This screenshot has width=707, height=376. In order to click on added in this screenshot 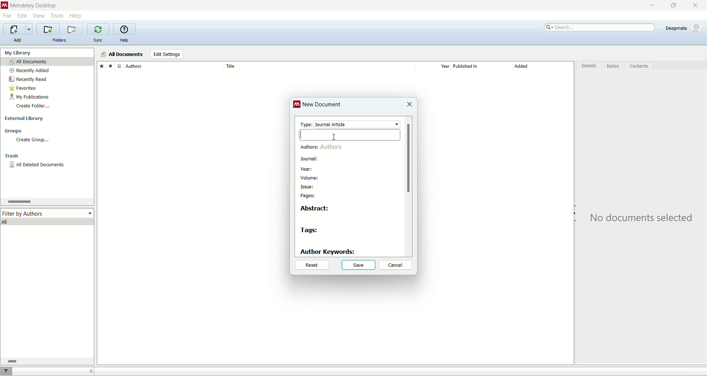, I will do `click(543, 68)`.